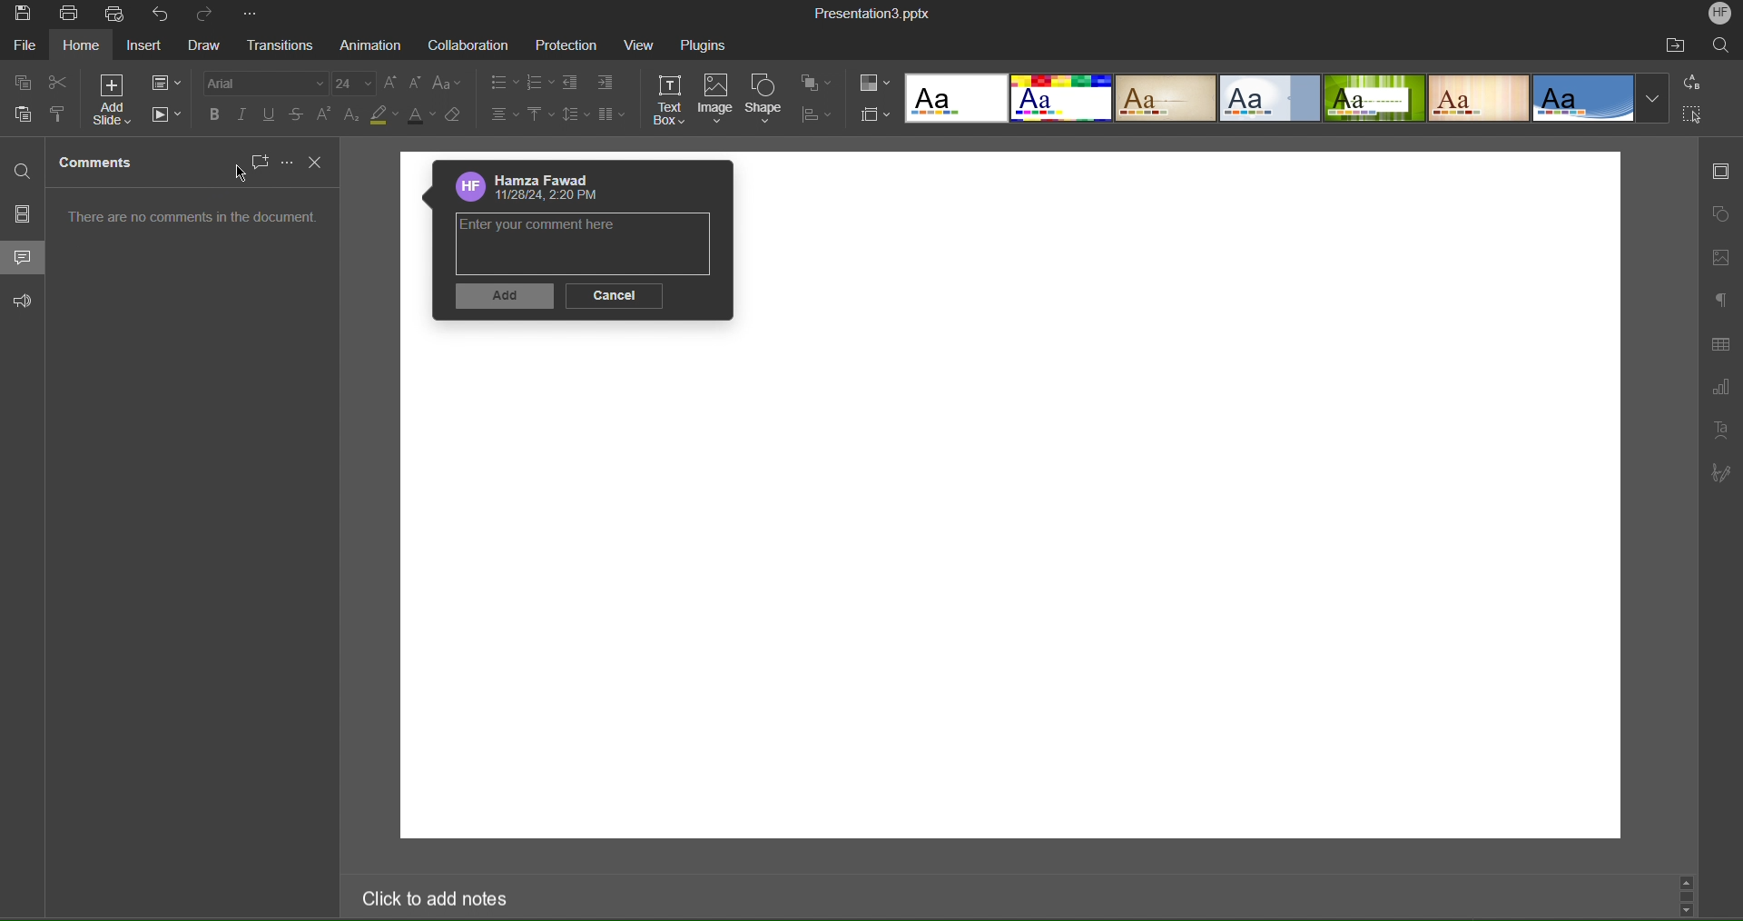  What do you see at coordinates (553, 179) in the screenshot?
I see `Account` at bounding box center [553, 179].